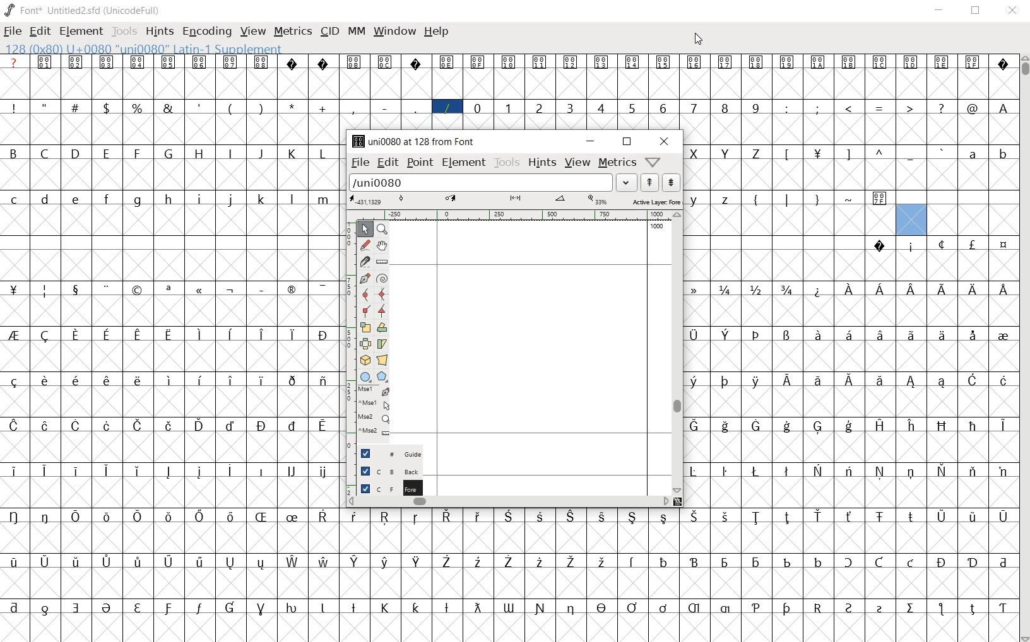  I want to click on glyph, so click(1003, 563).